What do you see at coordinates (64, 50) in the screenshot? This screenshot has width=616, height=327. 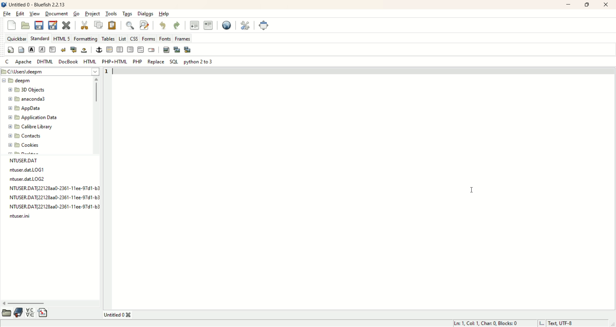 I see `break` at bounding box center [64, 50].